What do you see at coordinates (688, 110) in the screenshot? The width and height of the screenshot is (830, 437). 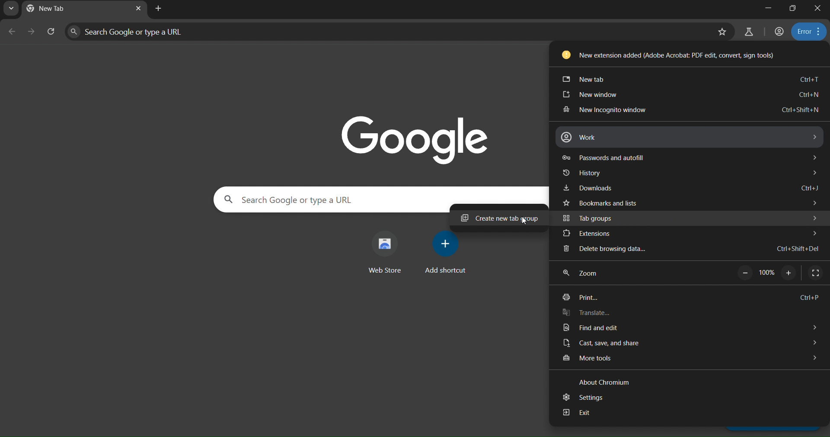 I see `new incognito window` at bounding box center [688, 110].